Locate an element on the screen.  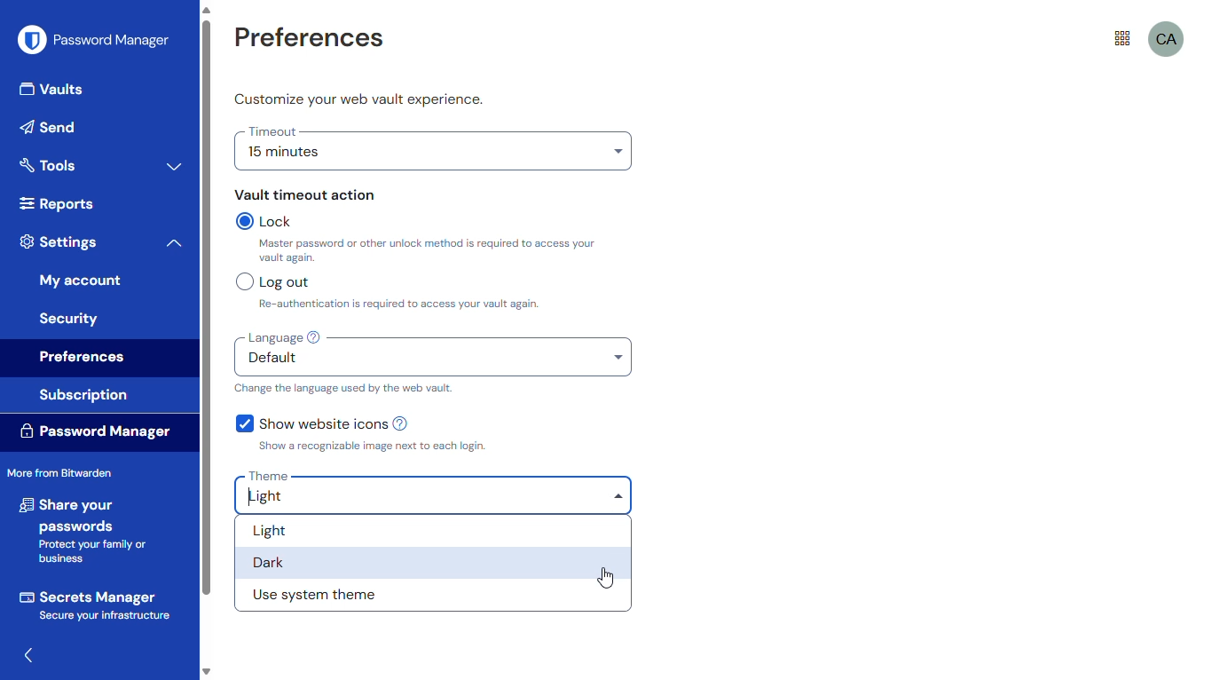
preferences is located at coordinates (83, 359).